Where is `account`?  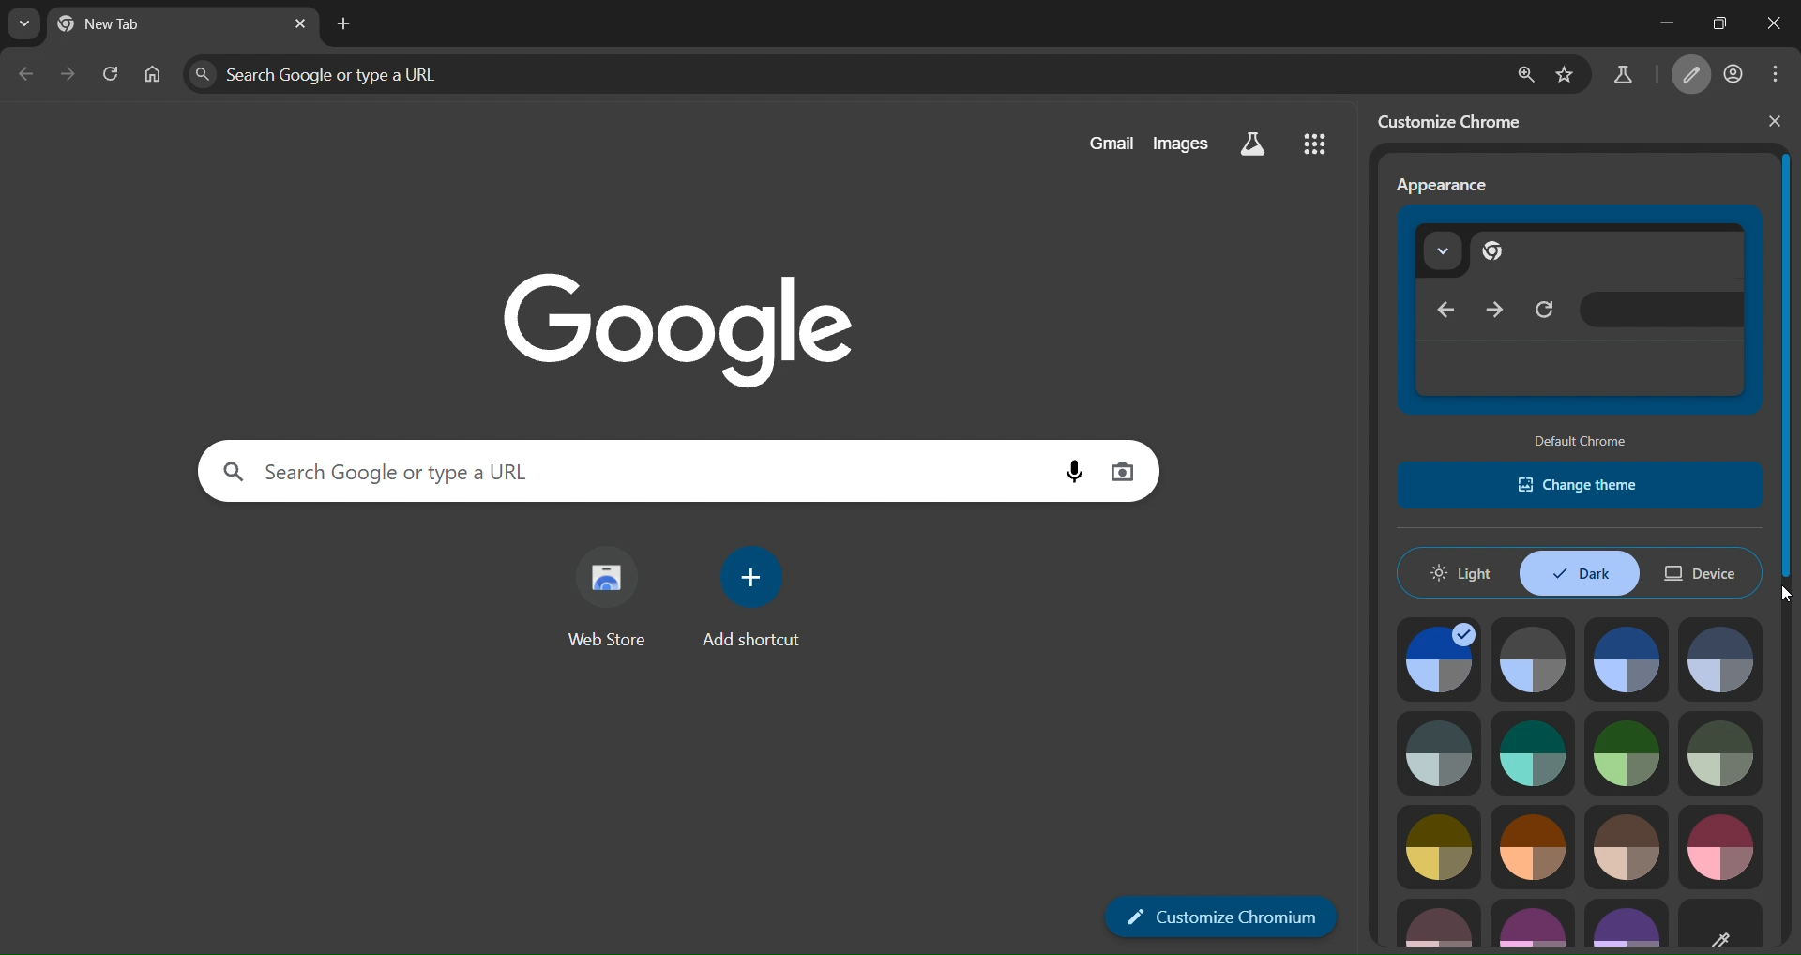
account is located at coordinates (1733, 76).